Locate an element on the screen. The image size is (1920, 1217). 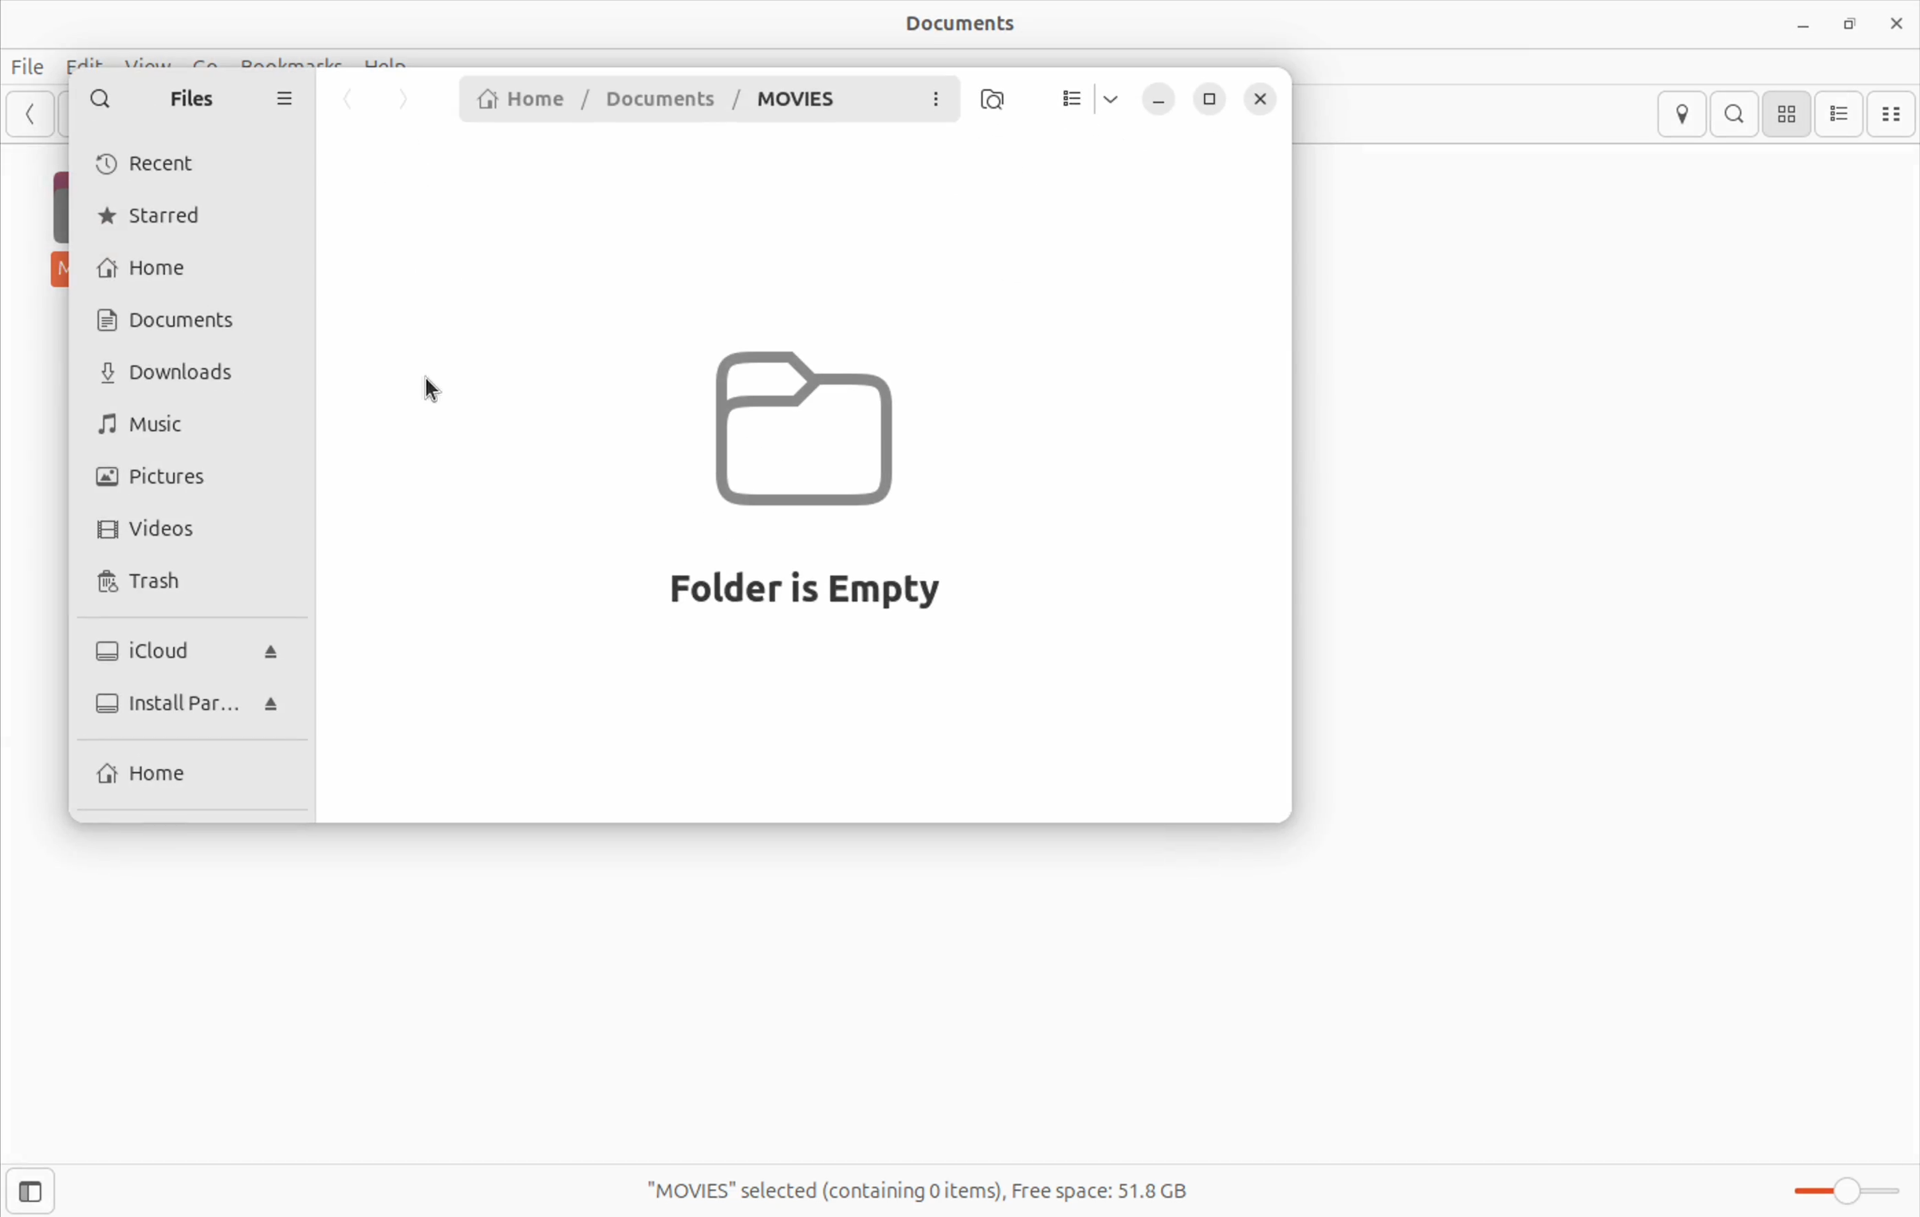
resize is located at coordinates (1850, 22).